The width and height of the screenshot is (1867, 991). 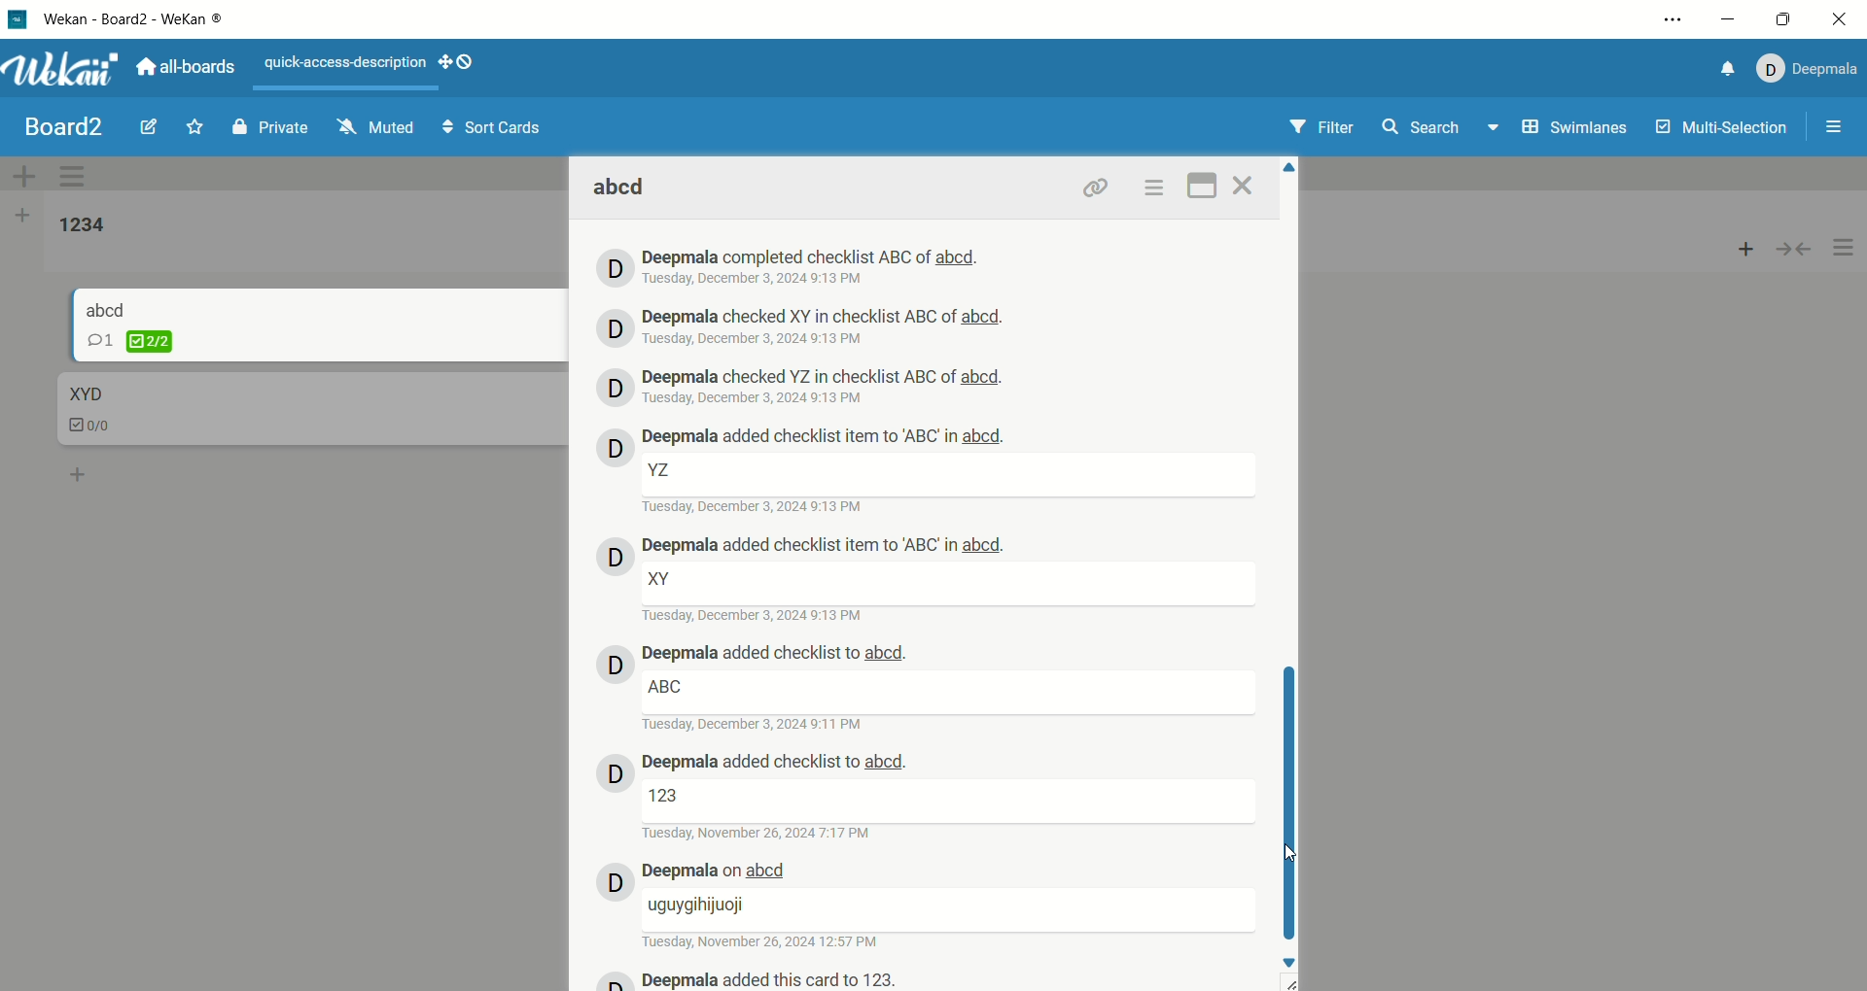 I want to click on text, so click(x=661, y=471).